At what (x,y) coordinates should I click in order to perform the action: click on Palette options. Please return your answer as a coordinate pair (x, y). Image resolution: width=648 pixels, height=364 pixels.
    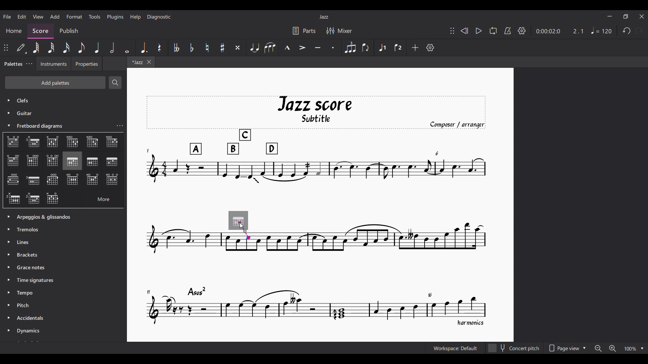
    Looking at the image, I should click on (52, 215).